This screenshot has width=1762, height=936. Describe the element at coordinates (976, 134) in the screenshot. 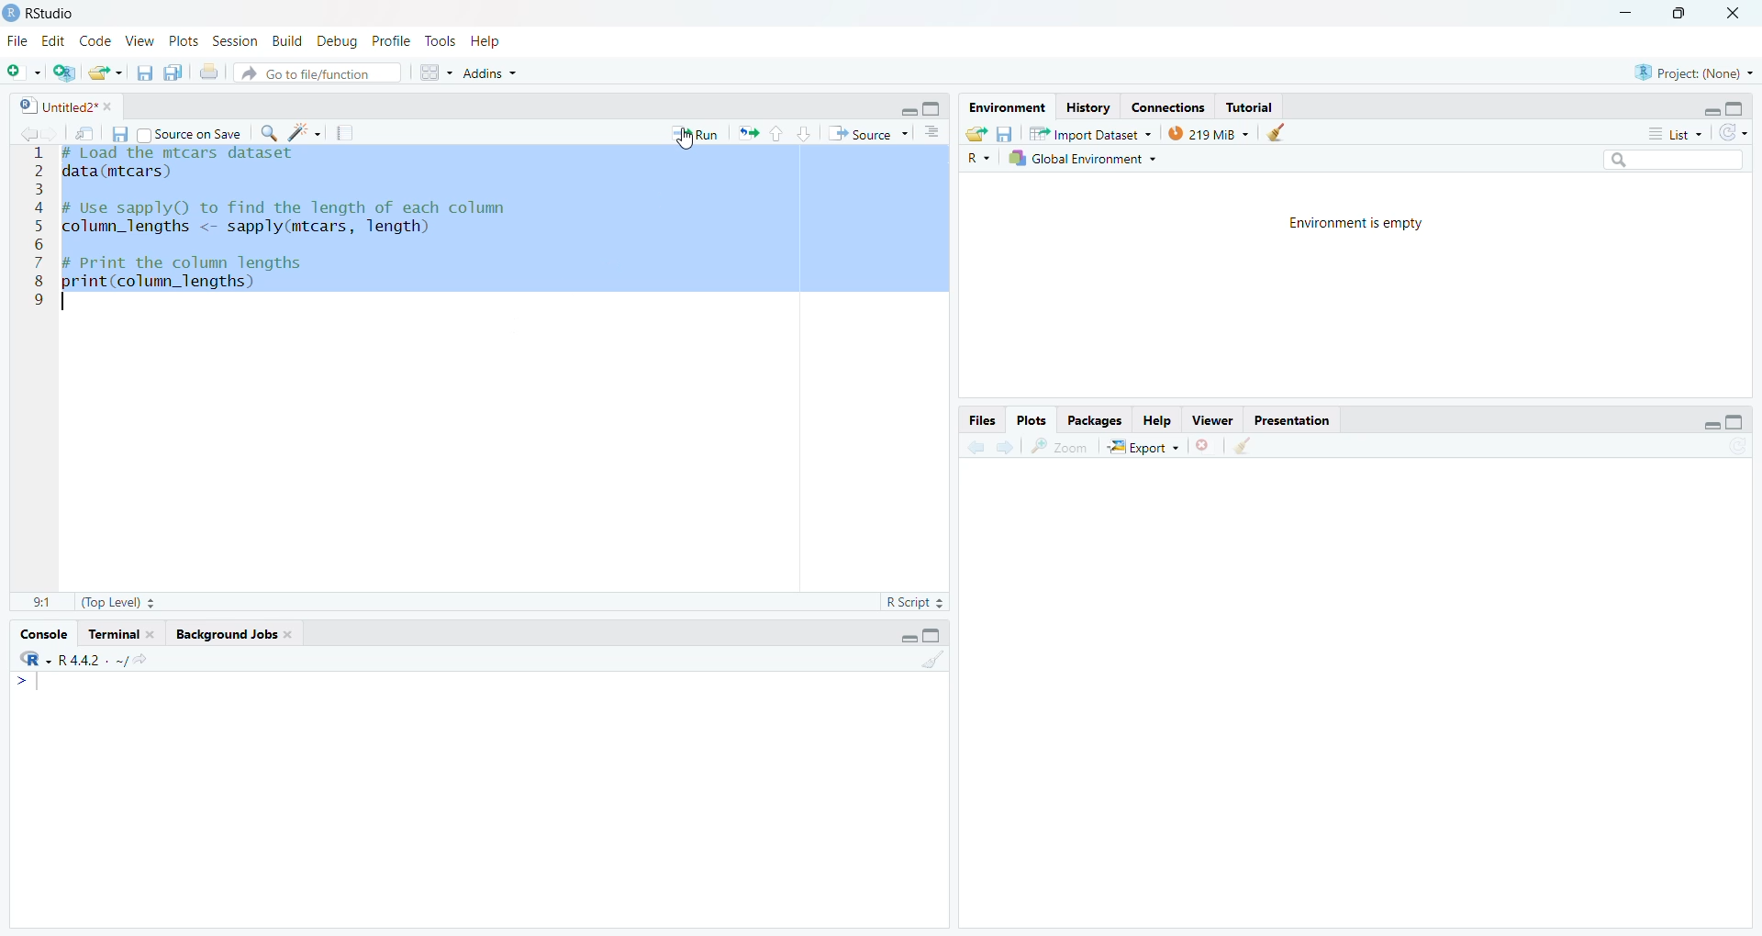

I see `Load History from an existing file` at that location.